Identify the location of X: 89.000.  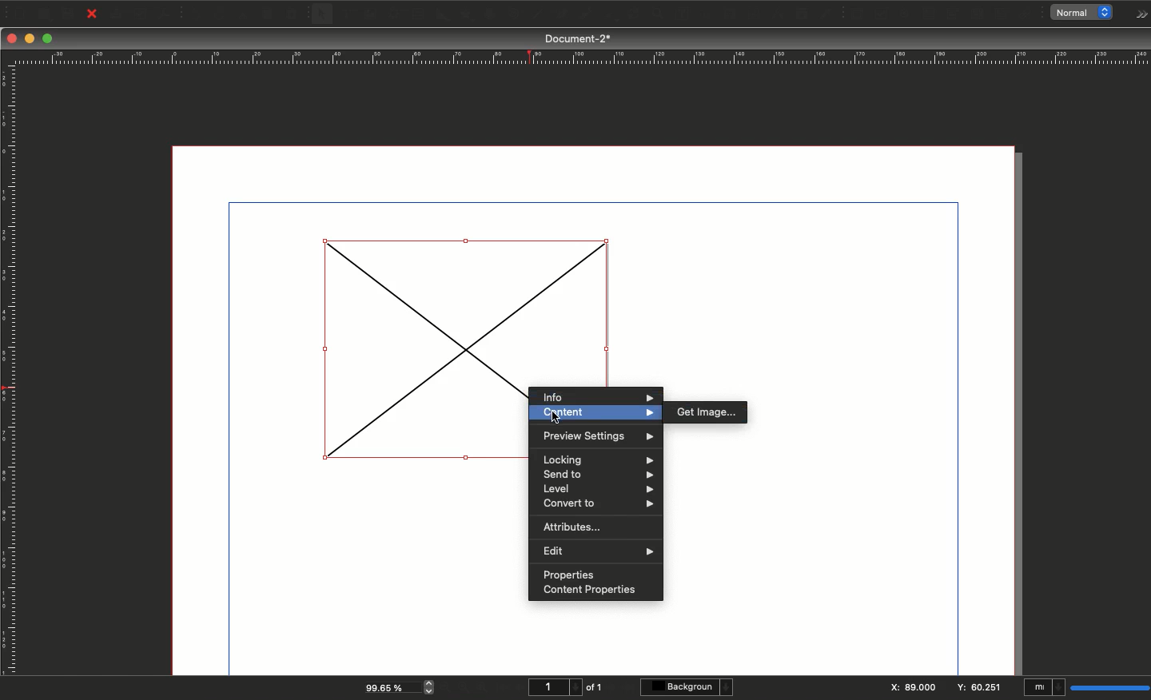
(911, 688).